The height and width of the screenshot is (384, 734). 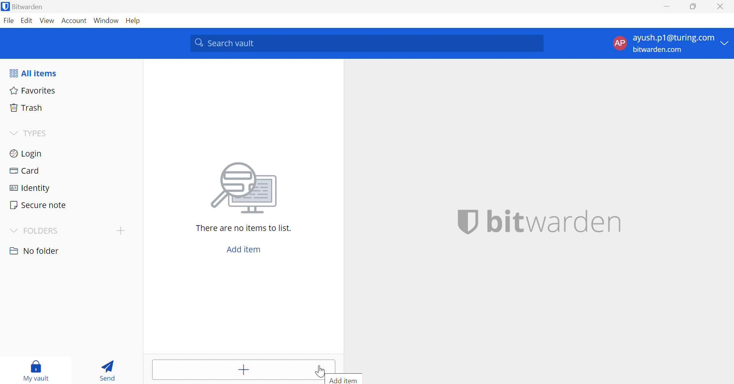 What do you see at coordinates (667, 6) in the screenshot?
I see `Minimize` at bounding box center [667, 6].